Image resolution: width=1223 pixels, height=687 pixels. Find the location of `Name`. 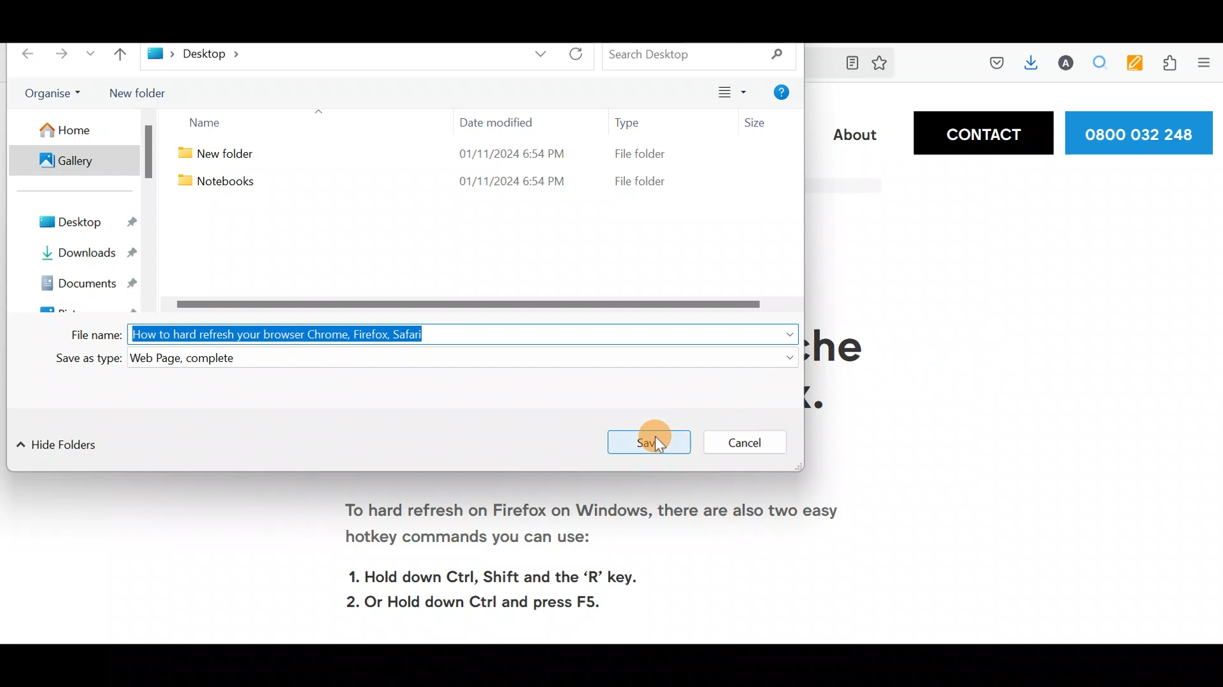

Name is located at coordinates (292, 123).